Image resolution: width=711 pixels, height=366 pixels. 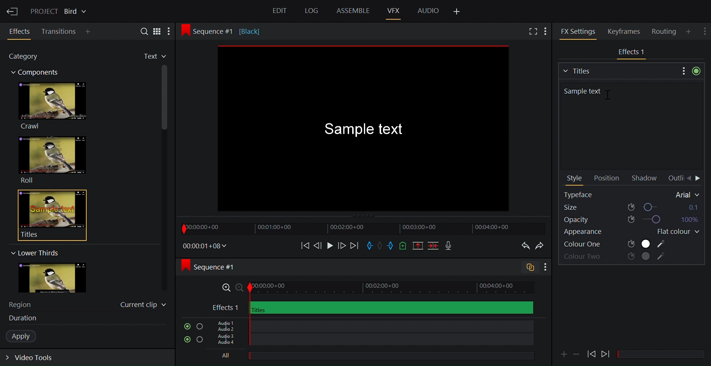 What do you see at coordinates (51, 106) in the screenshot?
I see `Crawl` at bounding box center [51, 106].